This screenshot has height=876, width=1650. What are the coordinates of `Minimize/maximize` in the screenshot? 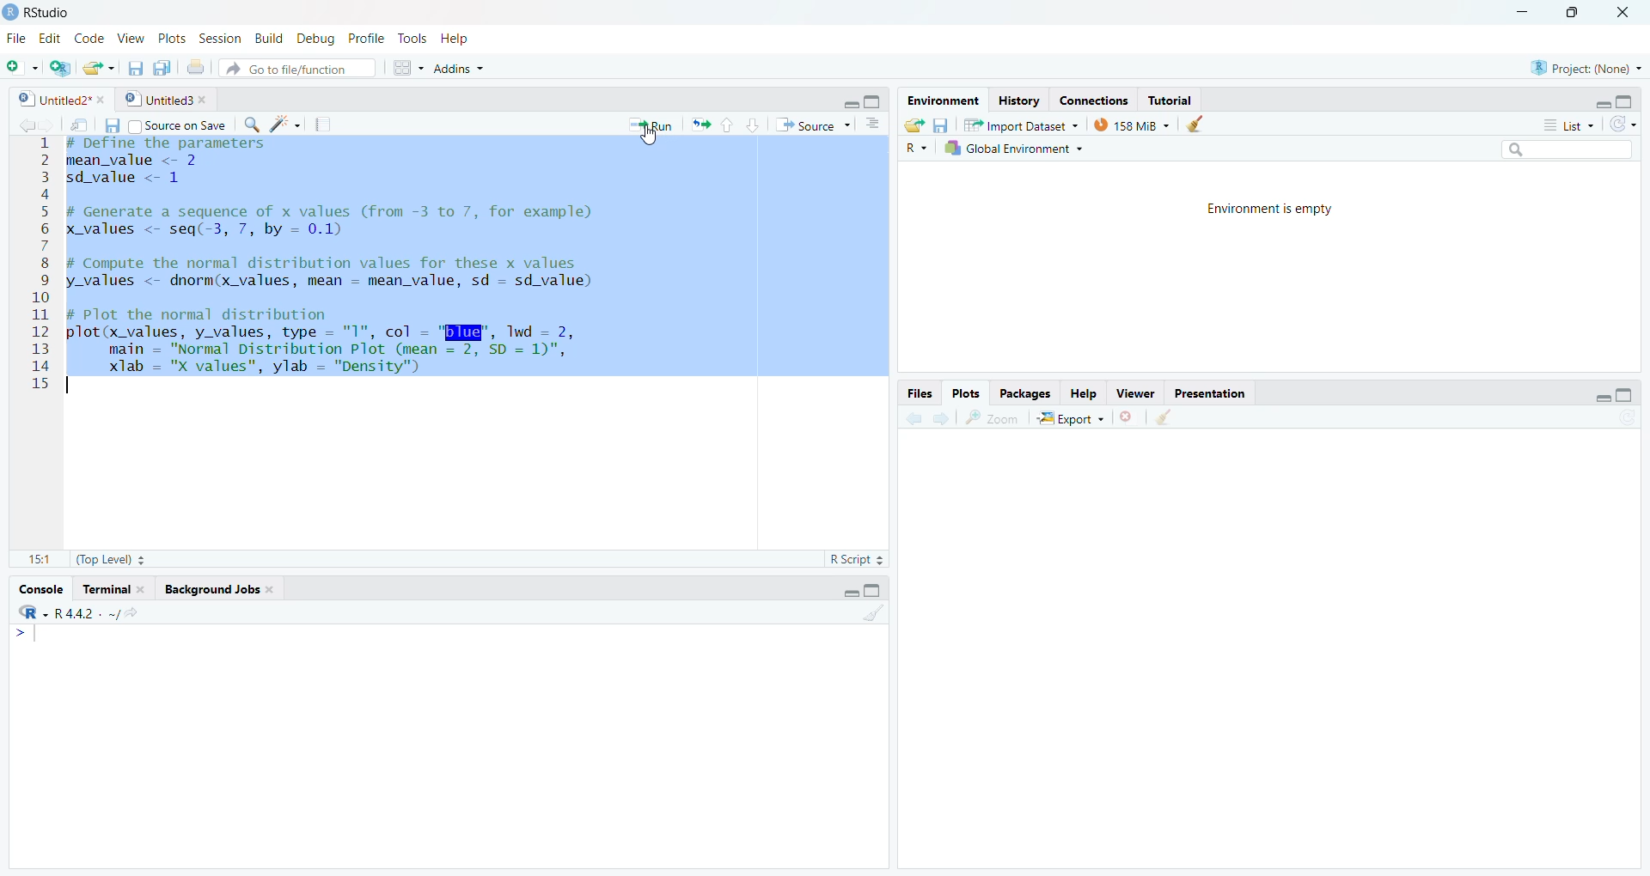 It's located at (1599, 100).